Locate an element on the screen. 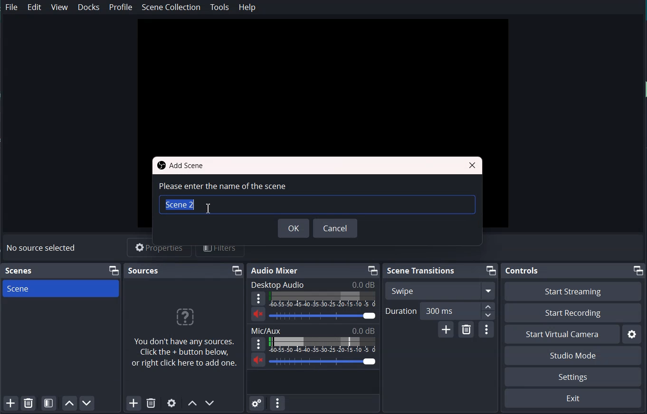  Maximize is located at coordinates (114, 271).